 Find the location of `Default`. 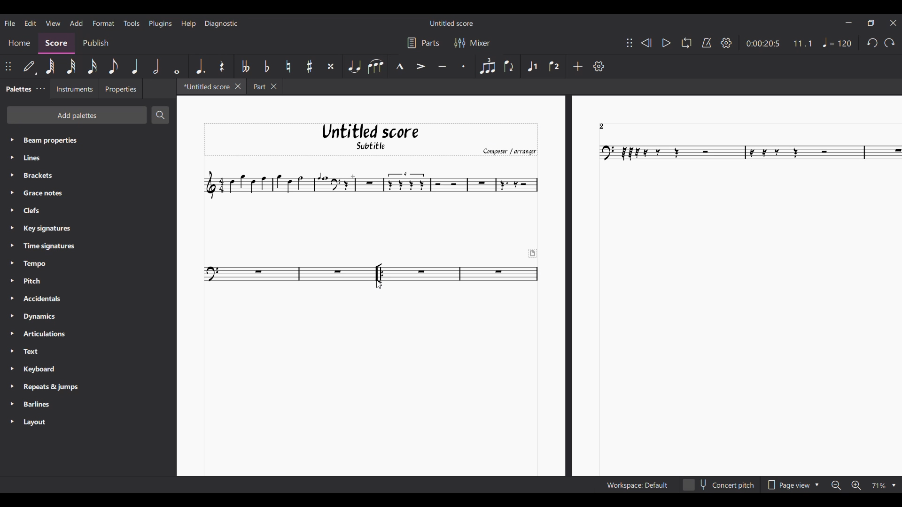

Default is located at coordinates (30, 67).